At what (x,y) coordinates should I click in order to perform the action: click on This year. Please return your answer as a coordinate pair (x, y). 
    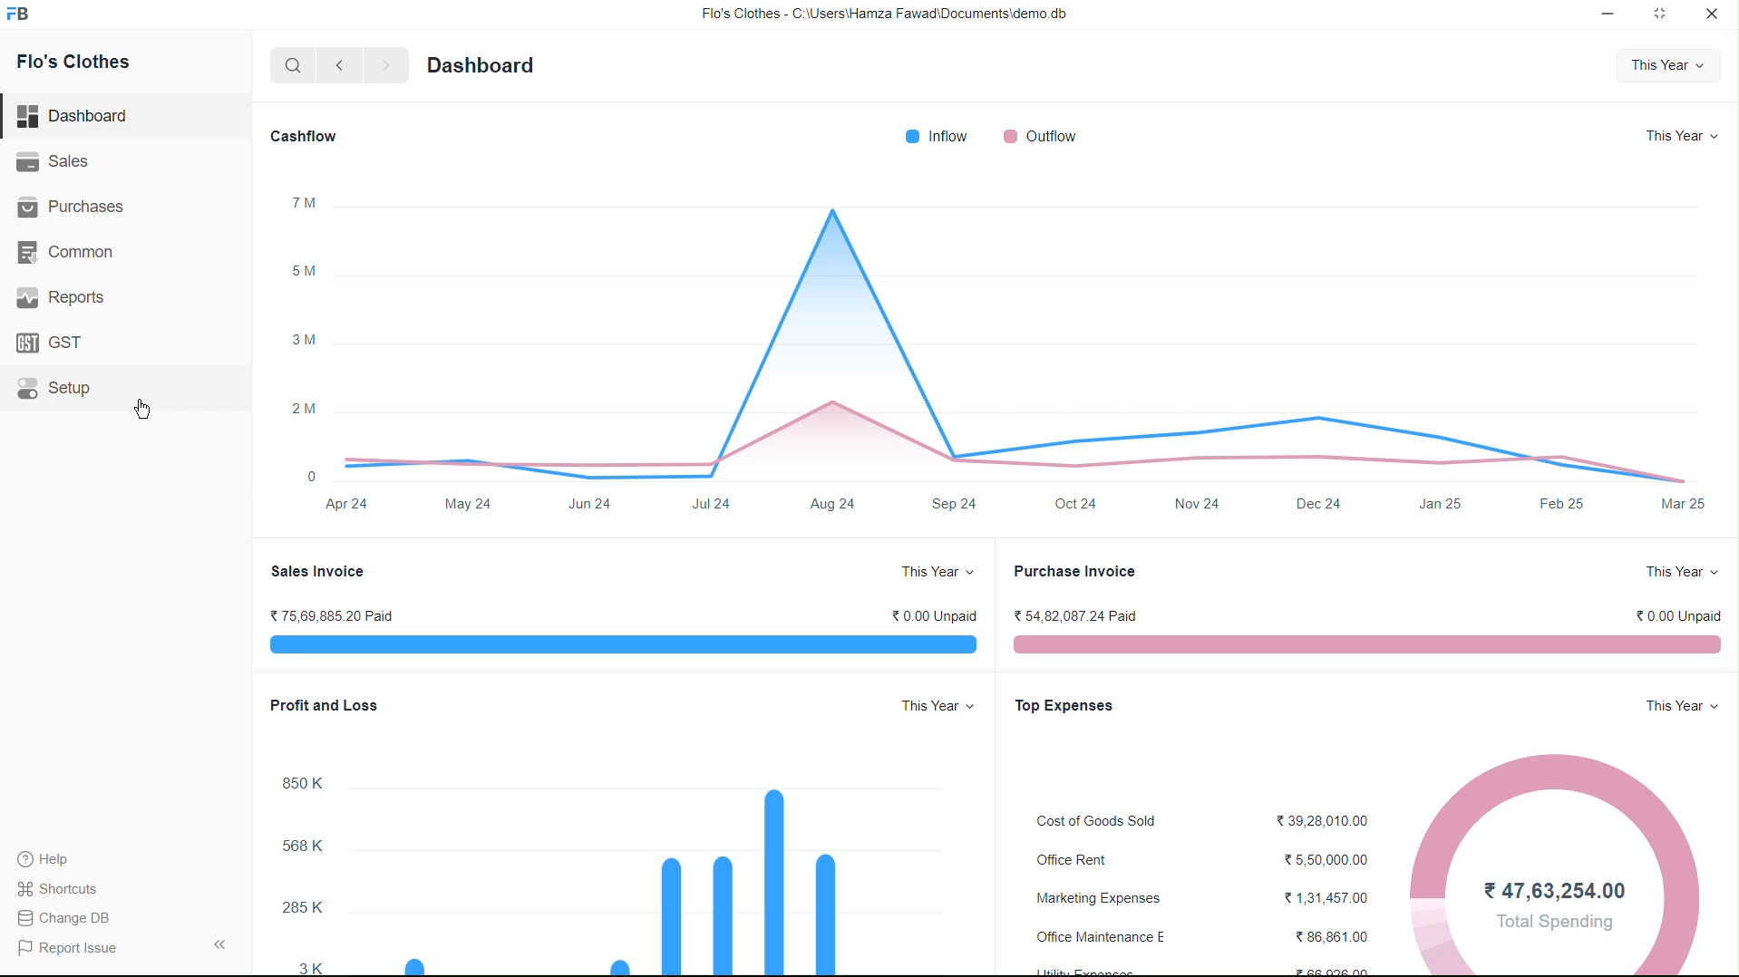
    Looking at the image, I should click on (1659, 63).